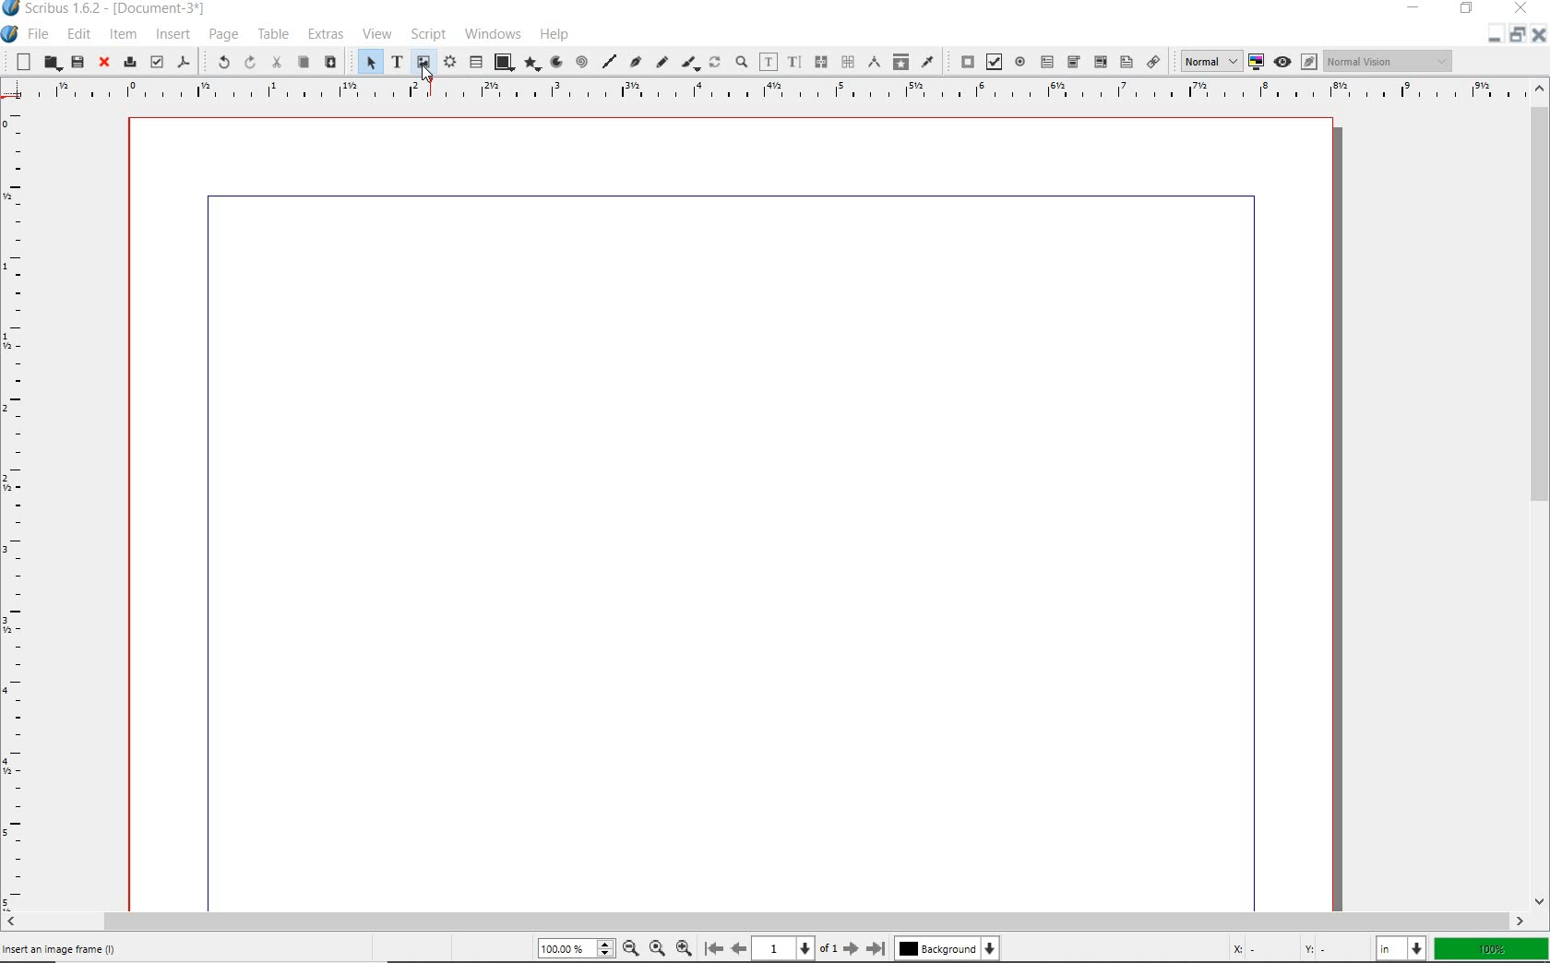 Image resolution: width=1550 pixels, height=963 pixels. I want to click on text frame, so click(396, 61).